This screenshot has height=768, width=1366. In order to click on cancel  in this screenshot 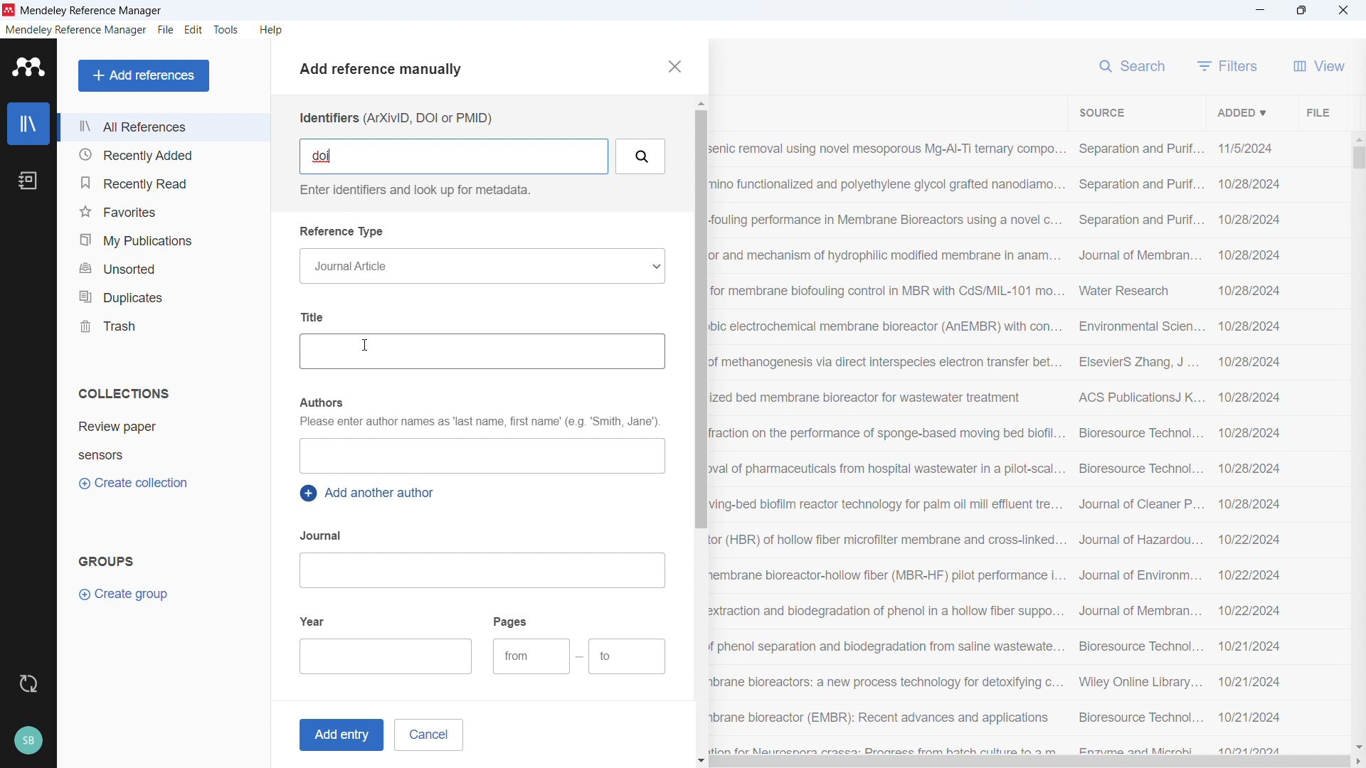, I will do `click(428, 735)`.